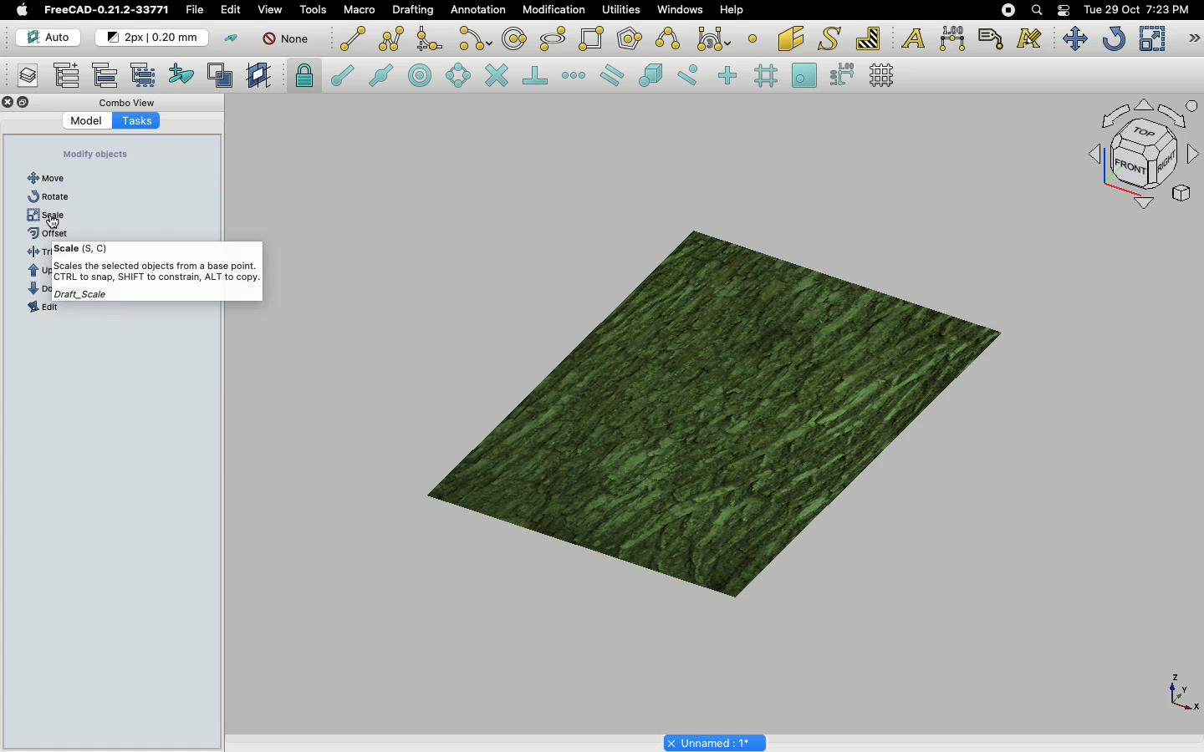  I want to click on Facebinder, so click(790, 38).